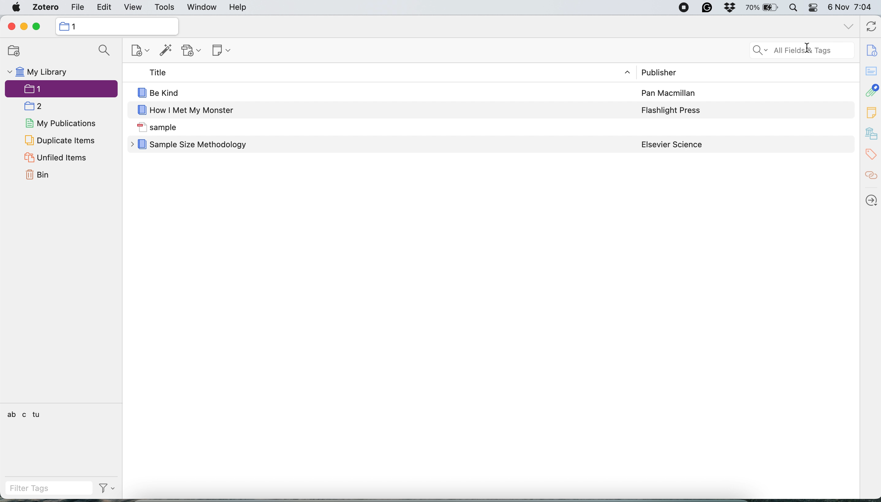 The image size is (881, 502). I want to click on library and collections, so click(871, 134).